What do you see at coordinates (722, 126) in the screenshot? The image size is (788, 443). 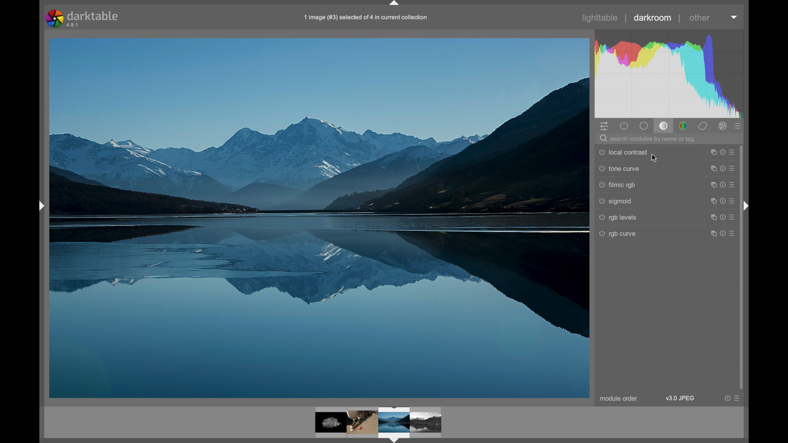 I see `effect` at bounding box center [722, 126].